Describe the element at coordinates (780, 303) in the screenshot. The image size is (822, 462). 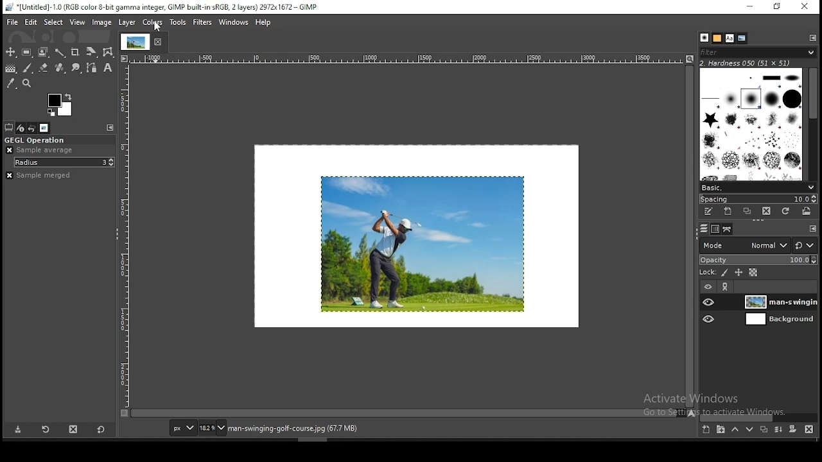
I see `layer ` at that location.